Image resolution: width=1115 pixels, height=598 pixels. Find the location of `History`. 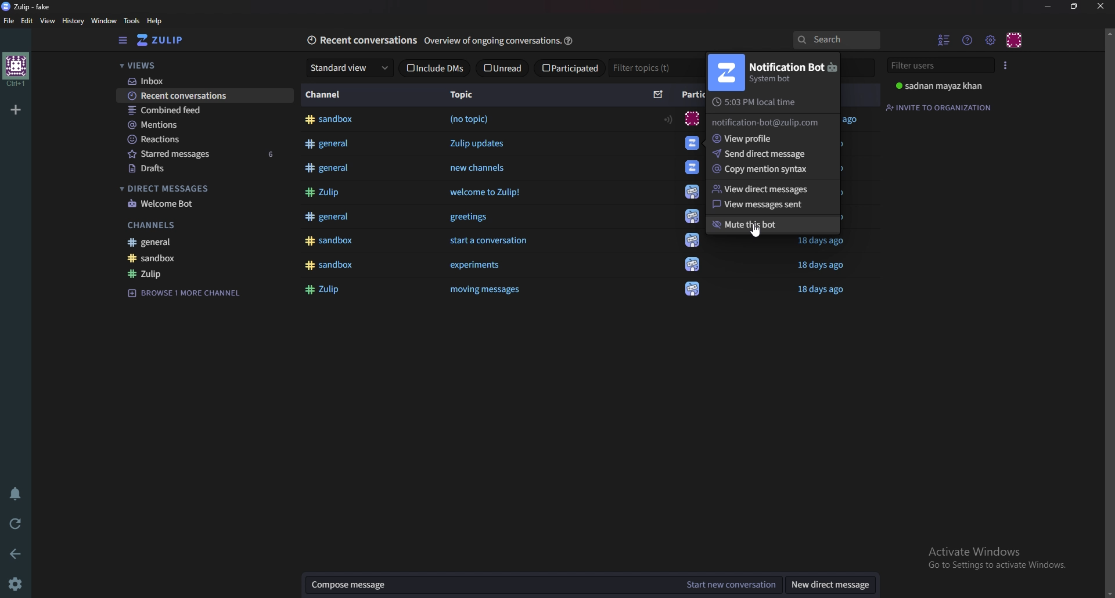

History is located at coordinates (74, 20).